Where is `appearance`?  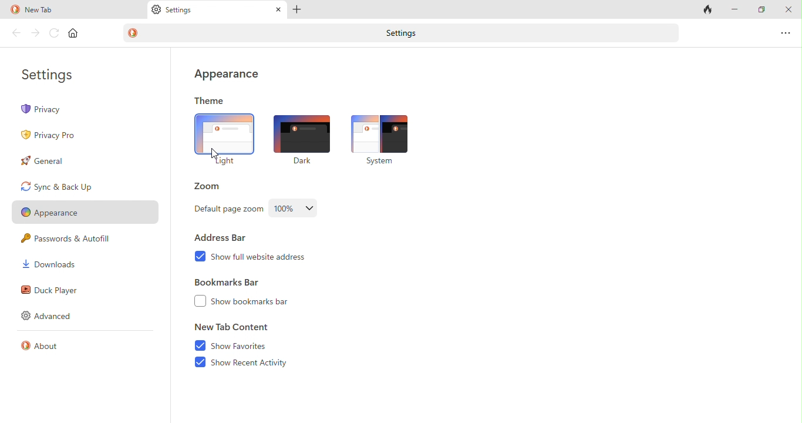 appearance is located at coordinates (87, 211).